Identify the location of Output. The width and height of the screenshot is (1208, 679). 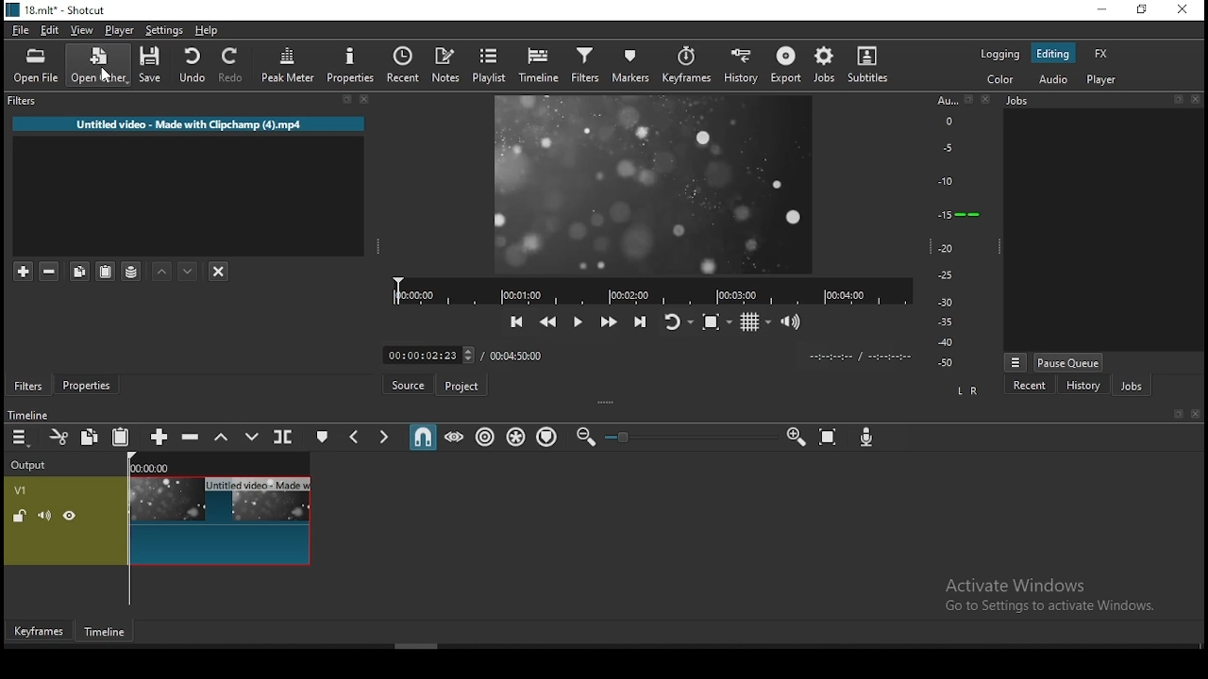
(33, 465).